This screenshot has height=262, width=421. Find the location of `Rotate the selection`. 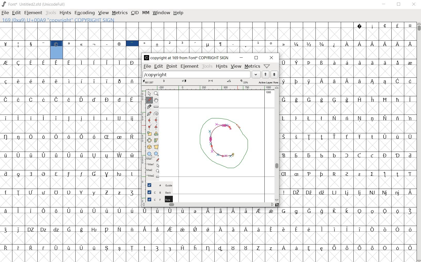

Rotate the selection is located at coordinates (156, 134).